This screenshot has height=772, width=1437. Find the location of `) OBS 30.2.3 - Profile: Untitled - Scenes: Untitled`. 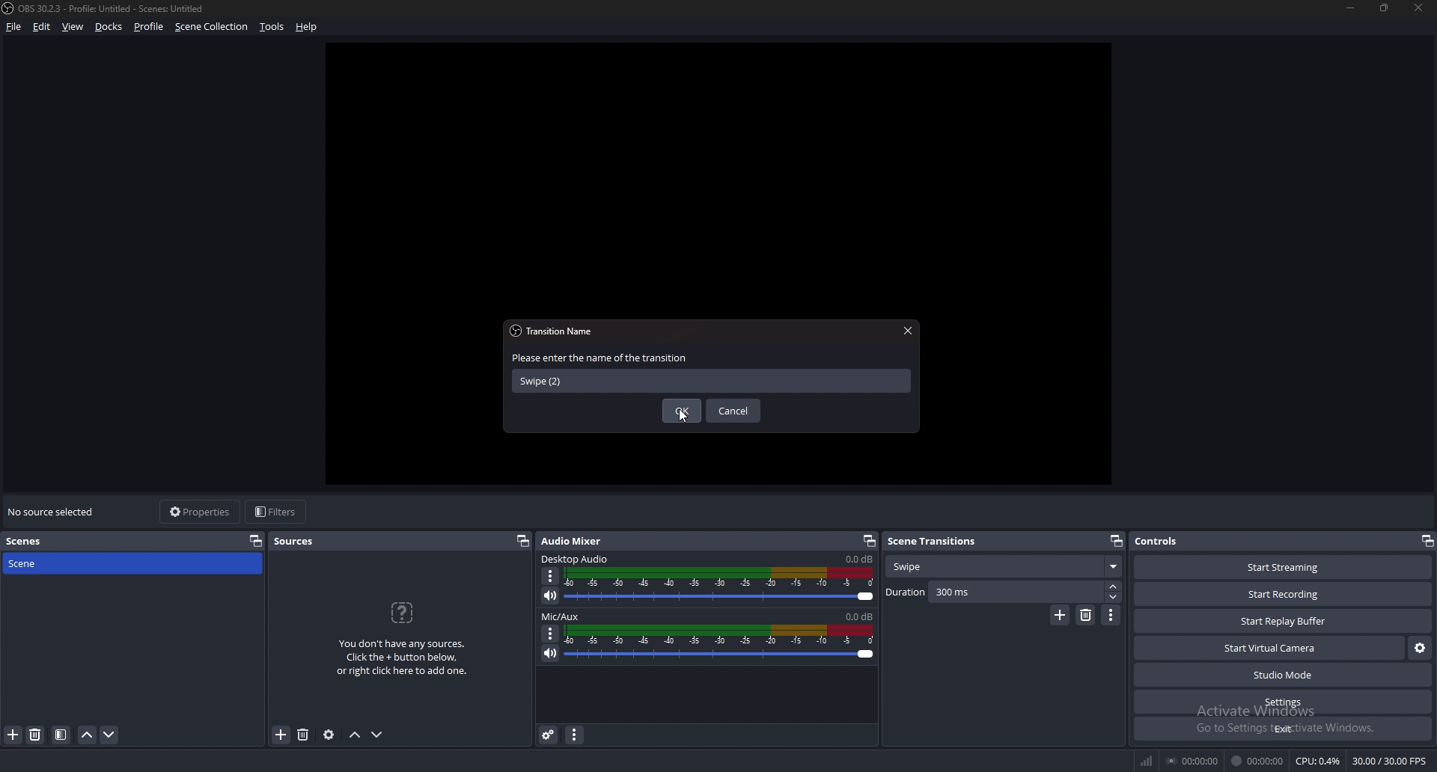

) OBS 30.2.3 - Profile: Untitled - Scenes: Untitled is located at coordinates (120, 9).